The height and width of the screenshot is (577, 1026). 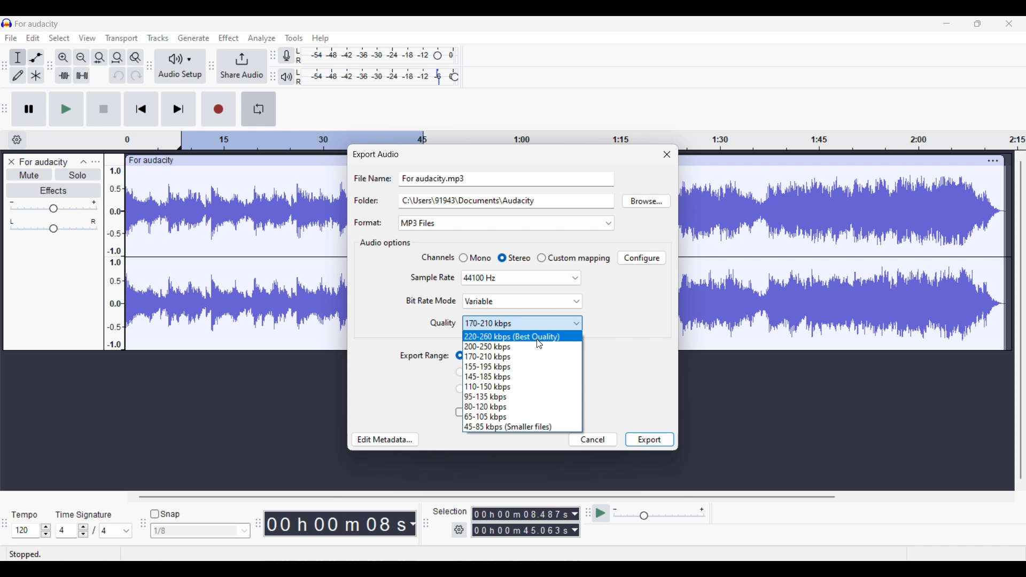 What do you see at coordinates (507, 178) in the screenshot?
I see `Text box for File Name` at bounding box center [507, 178].